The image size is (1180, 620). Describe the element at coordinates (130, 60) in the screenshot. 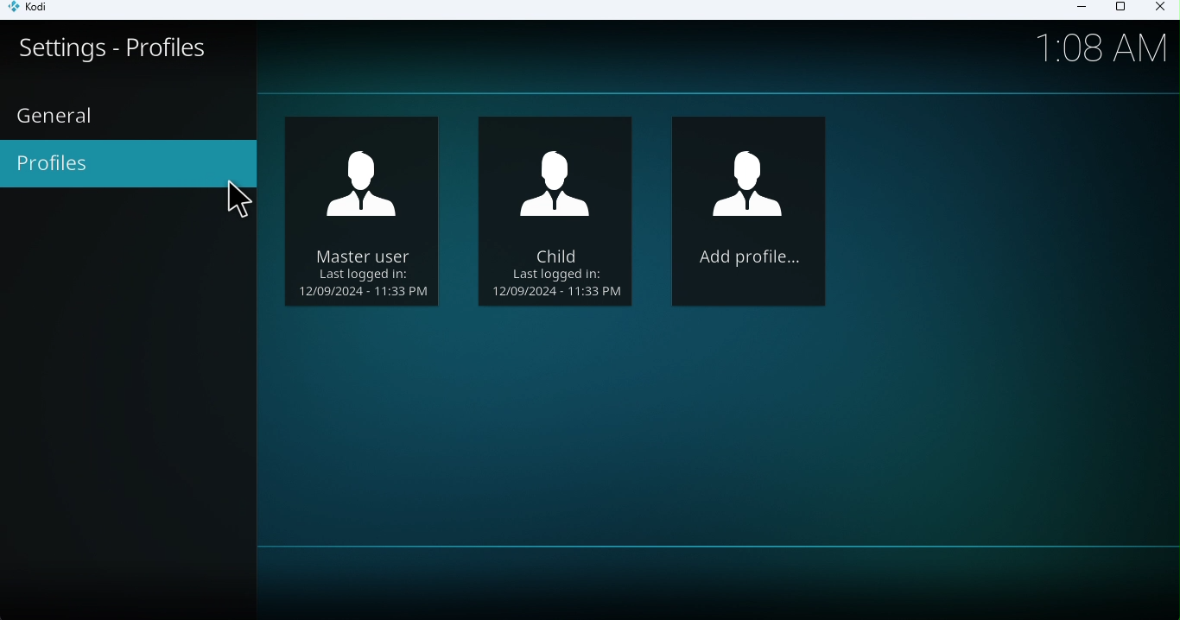

I see `Settings-profile` at that location.